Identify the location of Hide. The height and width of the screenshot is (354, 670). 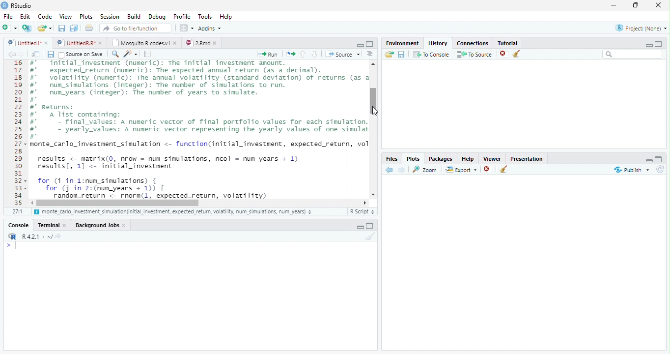
(648, 159).